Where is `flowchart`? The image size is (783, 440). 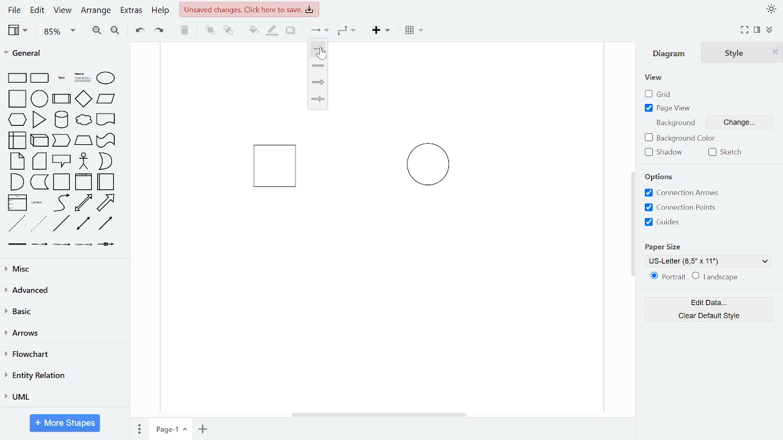 flowchart is located at coordinates (62, 355).